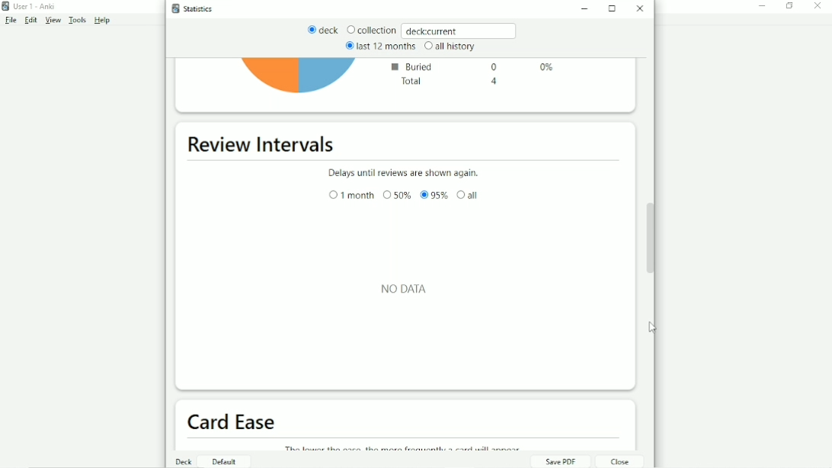 This screenshot has width=832, height=468. Describe the element at coordinates (31, 21) in the screenshot. I see `Edit` at that location.